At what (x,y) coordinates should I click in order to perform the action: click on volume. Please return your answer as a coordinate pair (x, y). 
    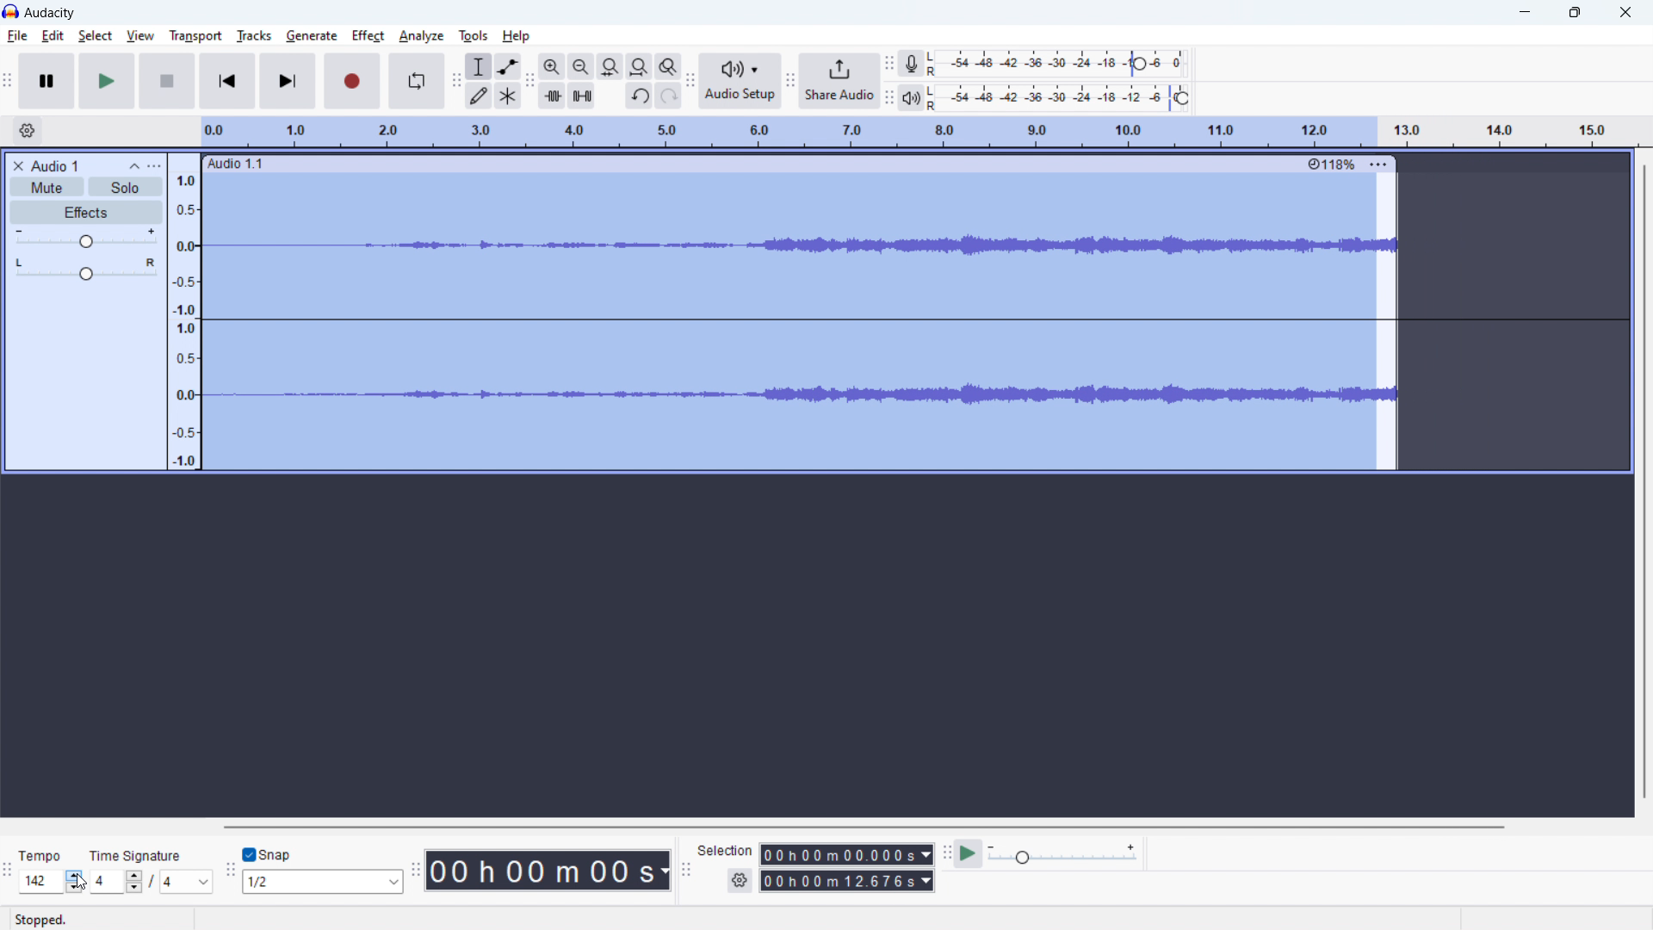
    Looking at the image, I should click on (84, 238).